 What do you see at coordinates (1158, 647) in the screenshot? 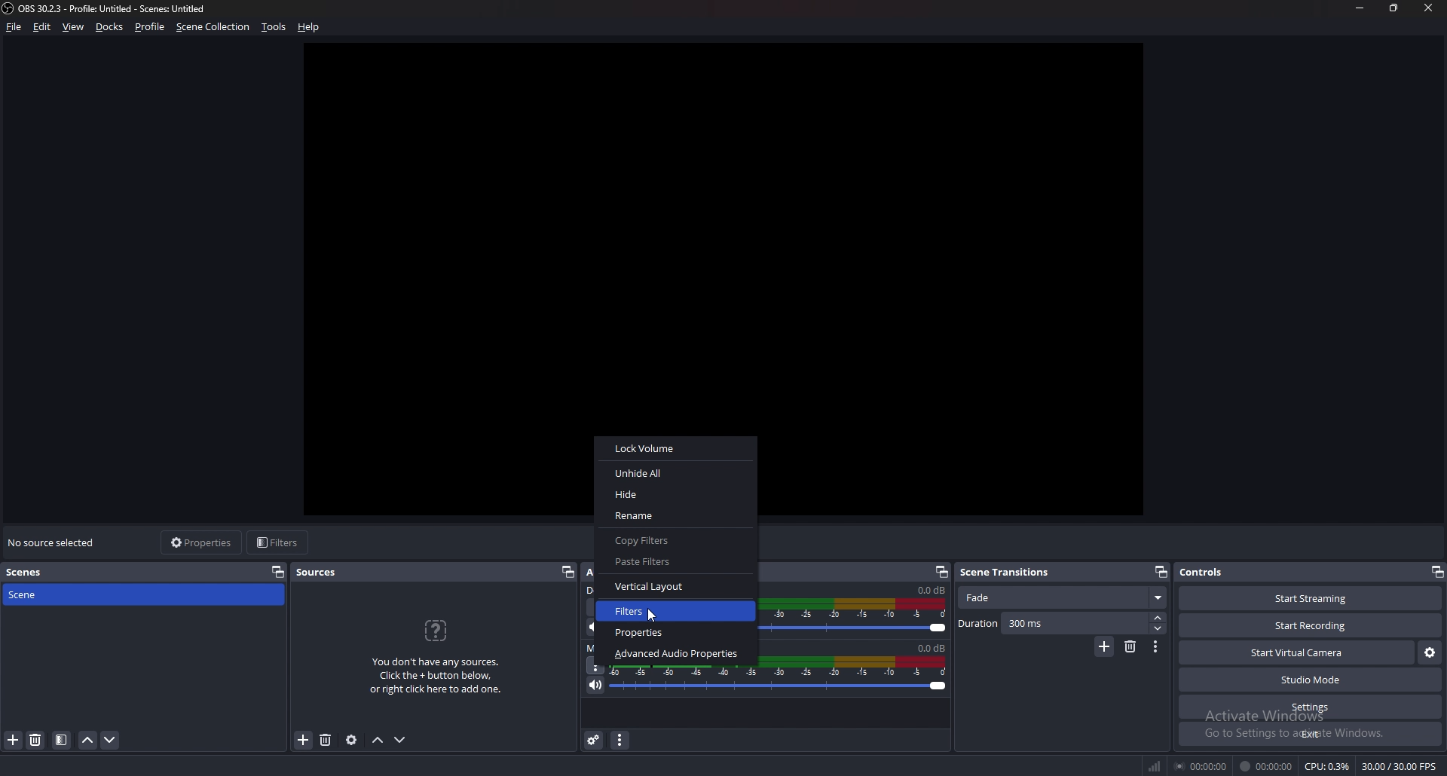
I see `transition properties` at bounding box center [1158, 647].